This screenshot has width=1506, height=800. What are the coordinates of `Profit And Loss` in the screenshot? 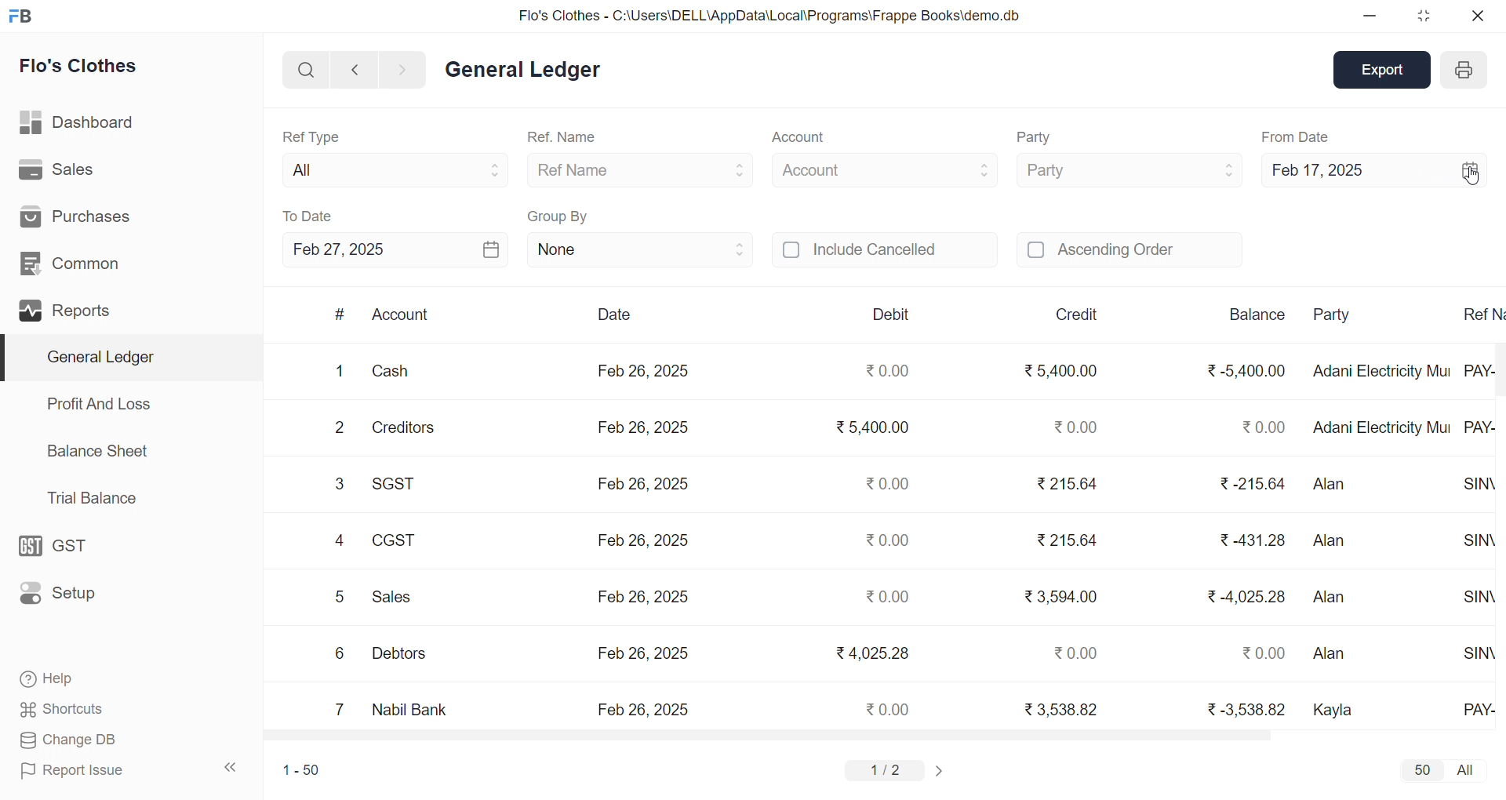 It's located at (98, 404).